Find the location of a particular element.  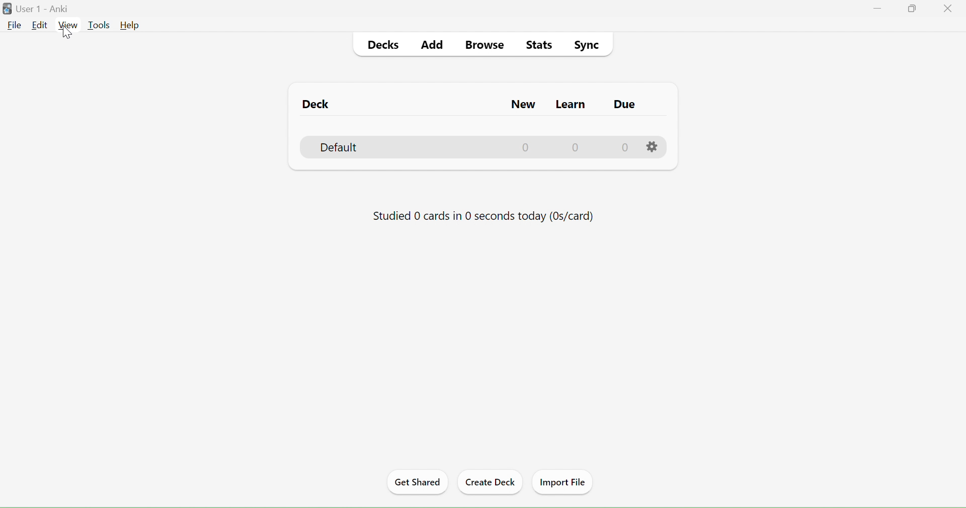

User 1 - Anki is located at coordinates (46, 9).